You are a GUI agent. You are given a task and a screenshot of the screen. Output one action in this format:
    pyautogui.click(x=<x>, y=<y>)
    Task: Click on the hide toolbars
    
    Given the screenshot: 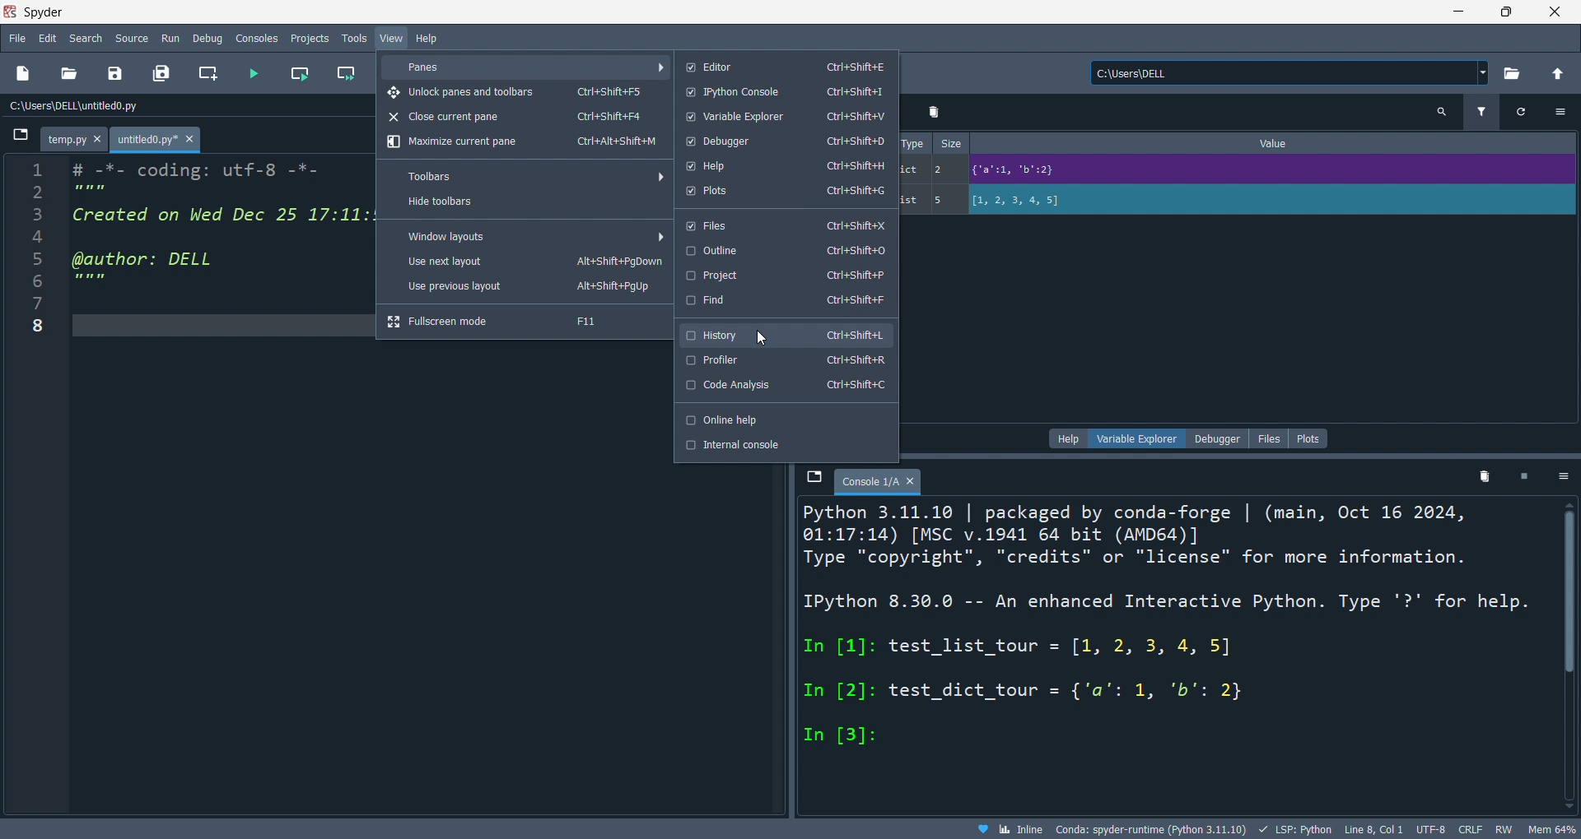 What is the action you would take?
    pyautogui.click(x=525, y=204)
    